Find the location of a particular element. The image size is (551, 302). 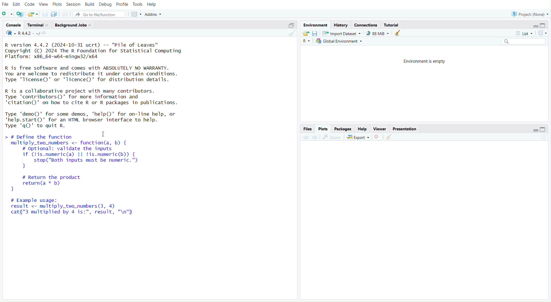

> # Define the function B

multiply _two_nunbers <- function(a, b) {
# optional: validate the inputs
if (lis.numeric(a) || lis.numeric(b)) {

stop("Both inputs must be numeric."

3
# Return the product
return(a * b)

3

# Example usage:

result < multiply_two_nunbers(3, 4)

cat("3 multiplied by 4 is:", result, "\n") is located at coordinates (78, 178).